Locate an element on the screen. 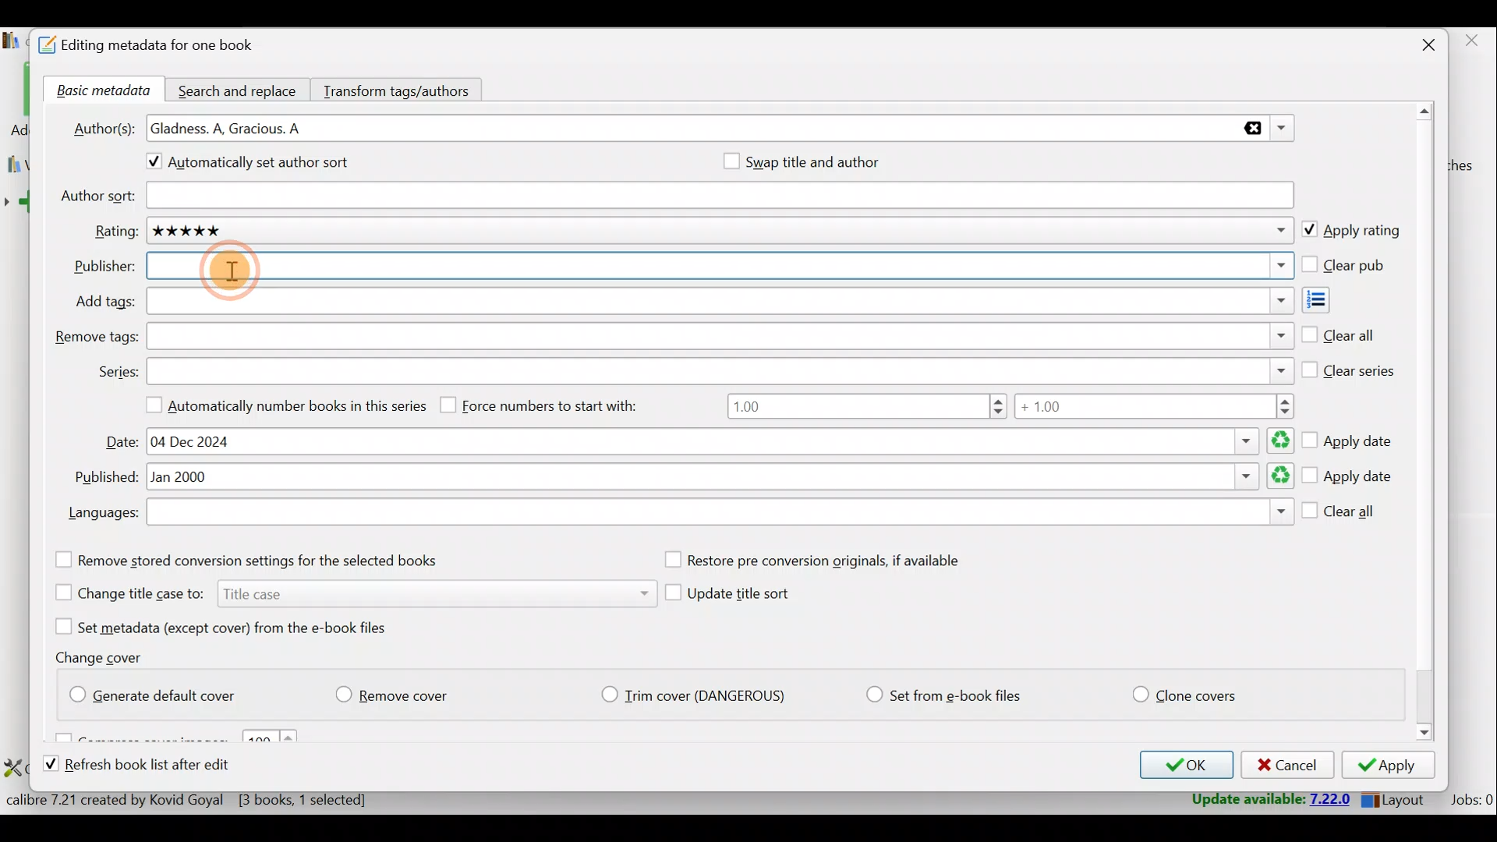 Image resolution: width=1497 pixels, height=842 pixels. Change title case to is located at coordinates (349, 592).